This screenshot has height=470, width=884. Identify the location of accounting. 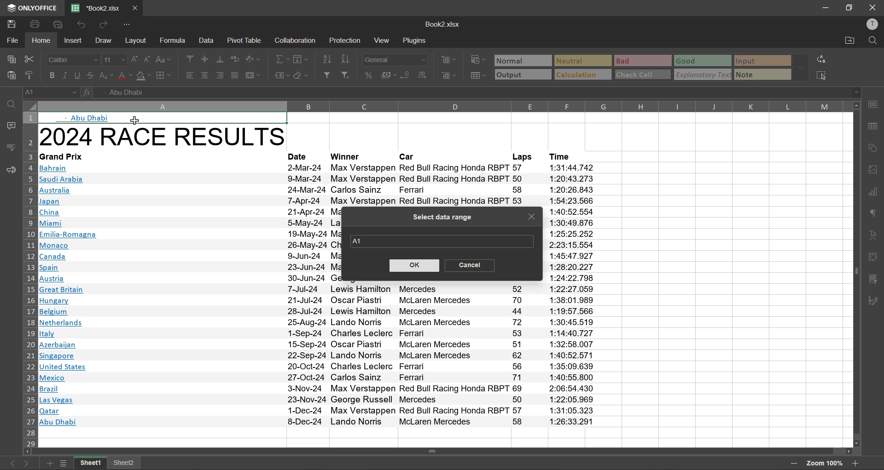
(388, 75).